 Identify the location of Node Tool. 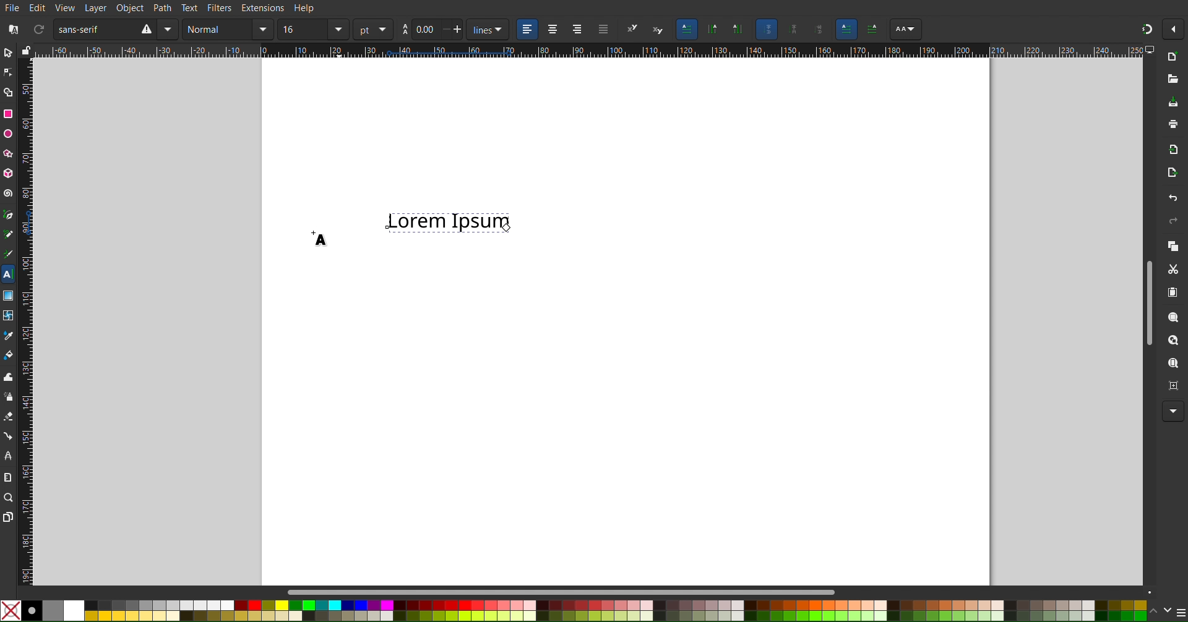
(9, 73).